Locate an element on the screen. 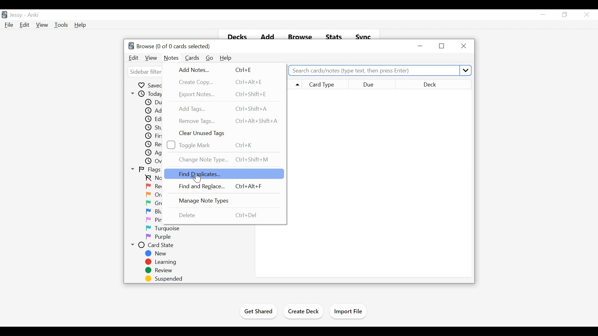 This screenshot has width=598, height=336. Cursor is located at coordinates (197, 178).